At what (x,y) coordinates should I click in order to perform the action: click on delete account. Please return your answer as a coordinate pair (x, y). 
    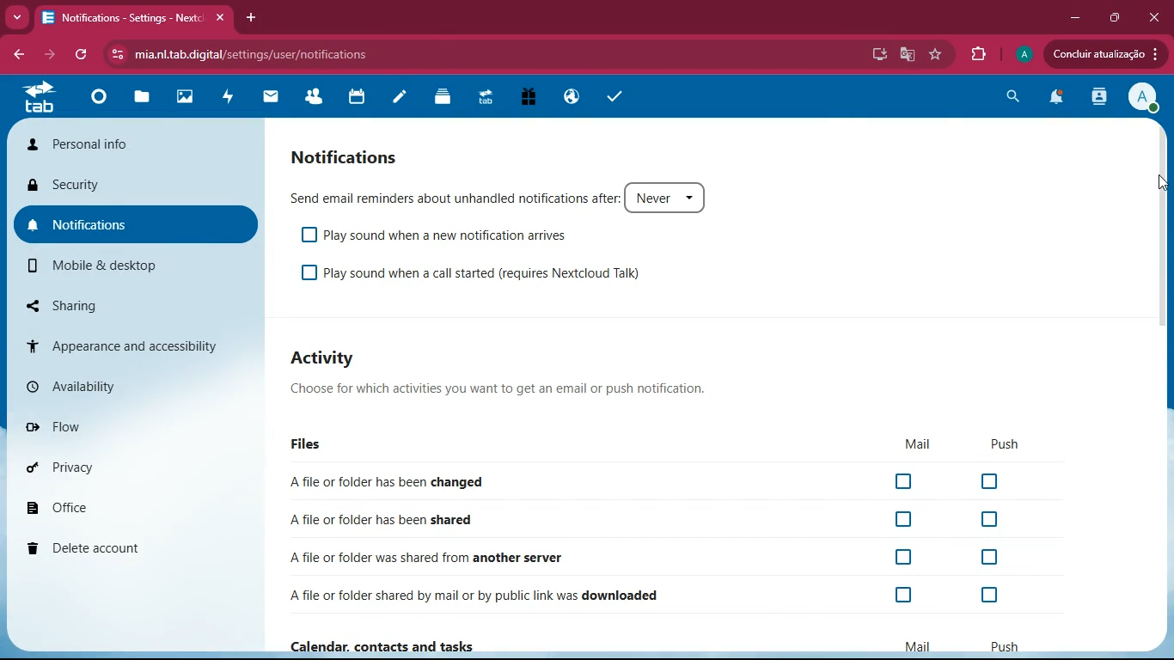
    Looking at the image, I should click on (136, 547).